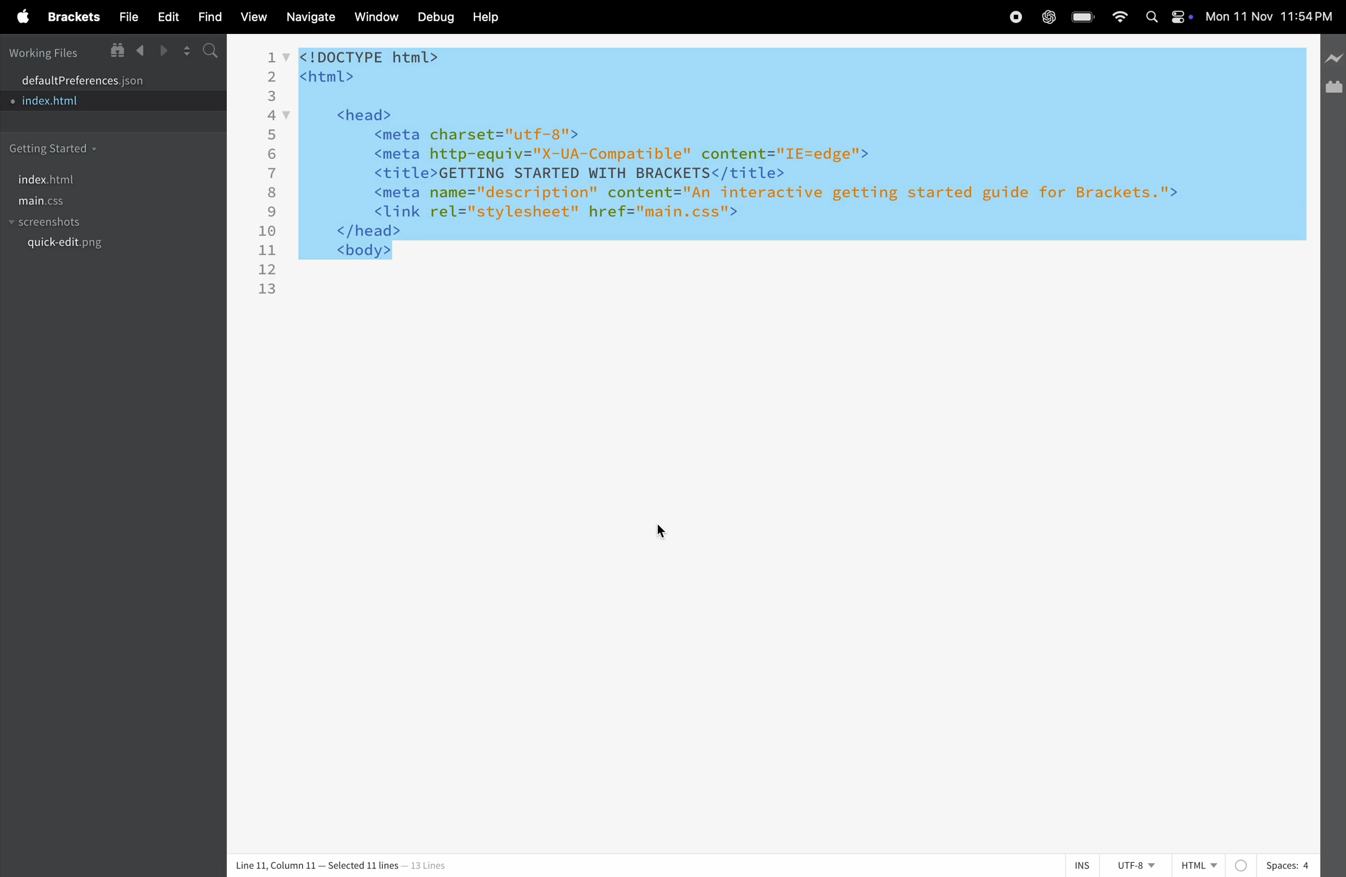  Describe the element at coordinates (273, 213) in the screenshot. I see `9` at that location.